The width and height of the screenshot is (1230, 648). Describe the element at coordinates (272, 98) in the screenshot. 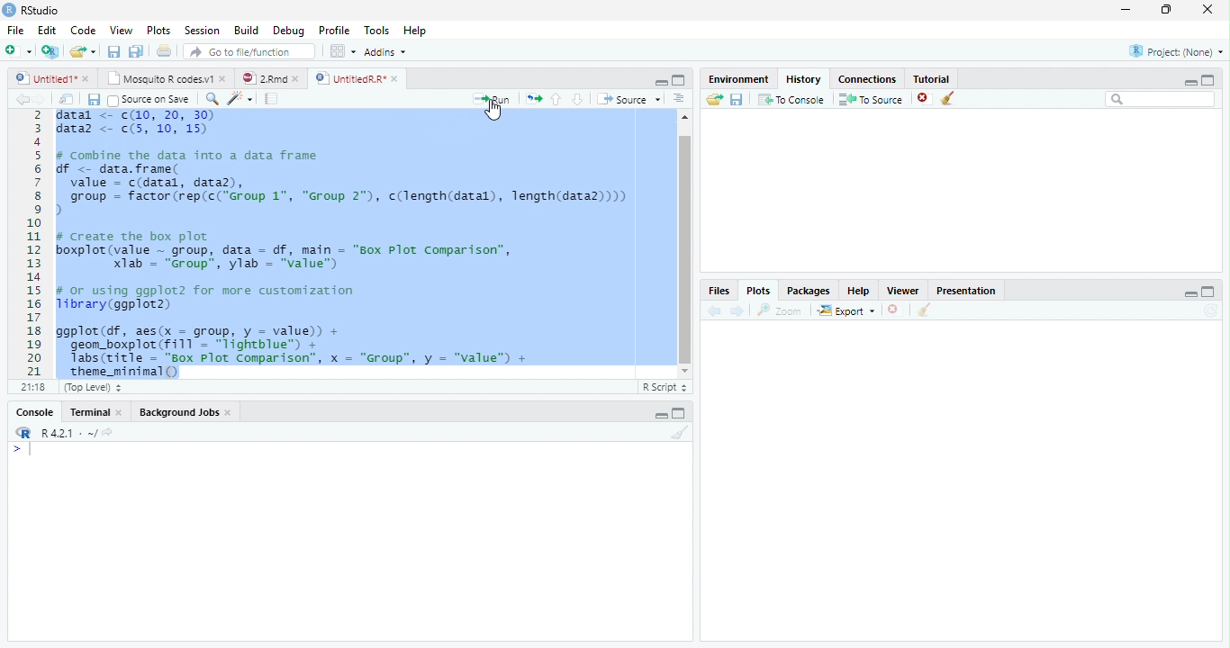

I see `Compile Report` at that location.